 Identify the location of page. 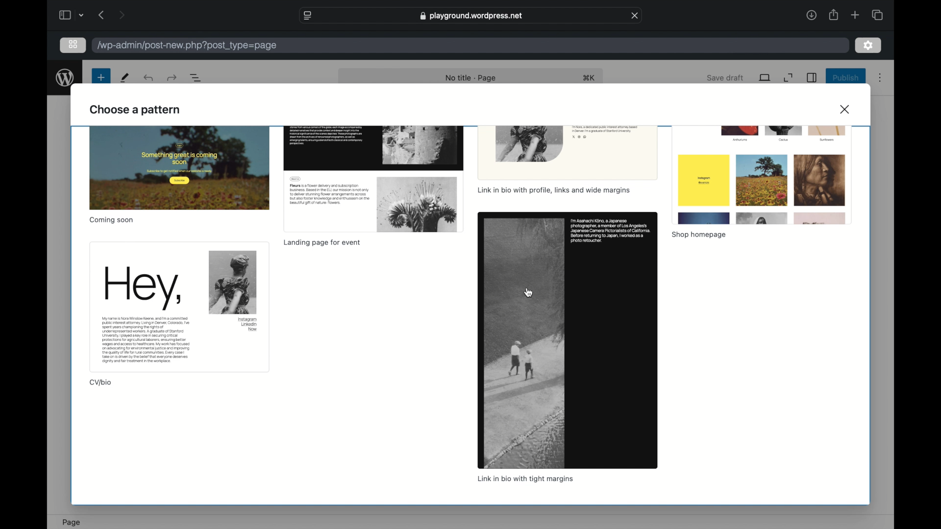
(72, 523).